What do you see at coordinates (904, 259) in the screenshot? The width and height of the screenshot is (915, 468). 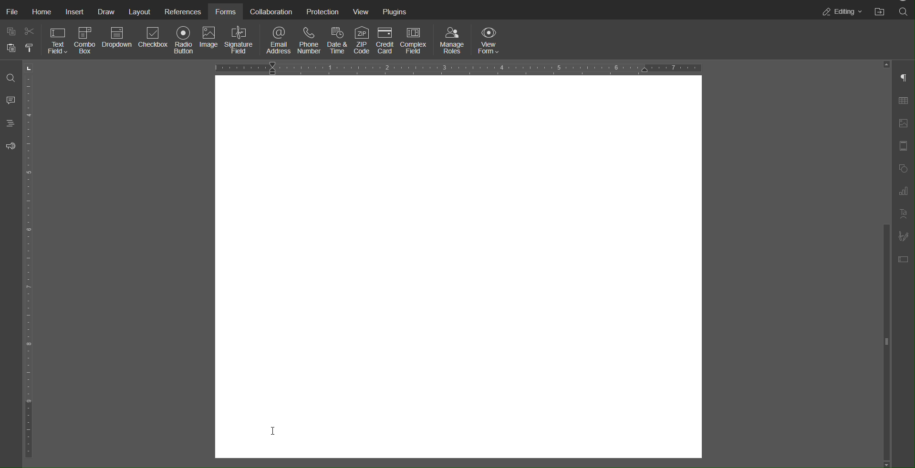 I see `Text Field Settings` at bounding box center [904, 259].